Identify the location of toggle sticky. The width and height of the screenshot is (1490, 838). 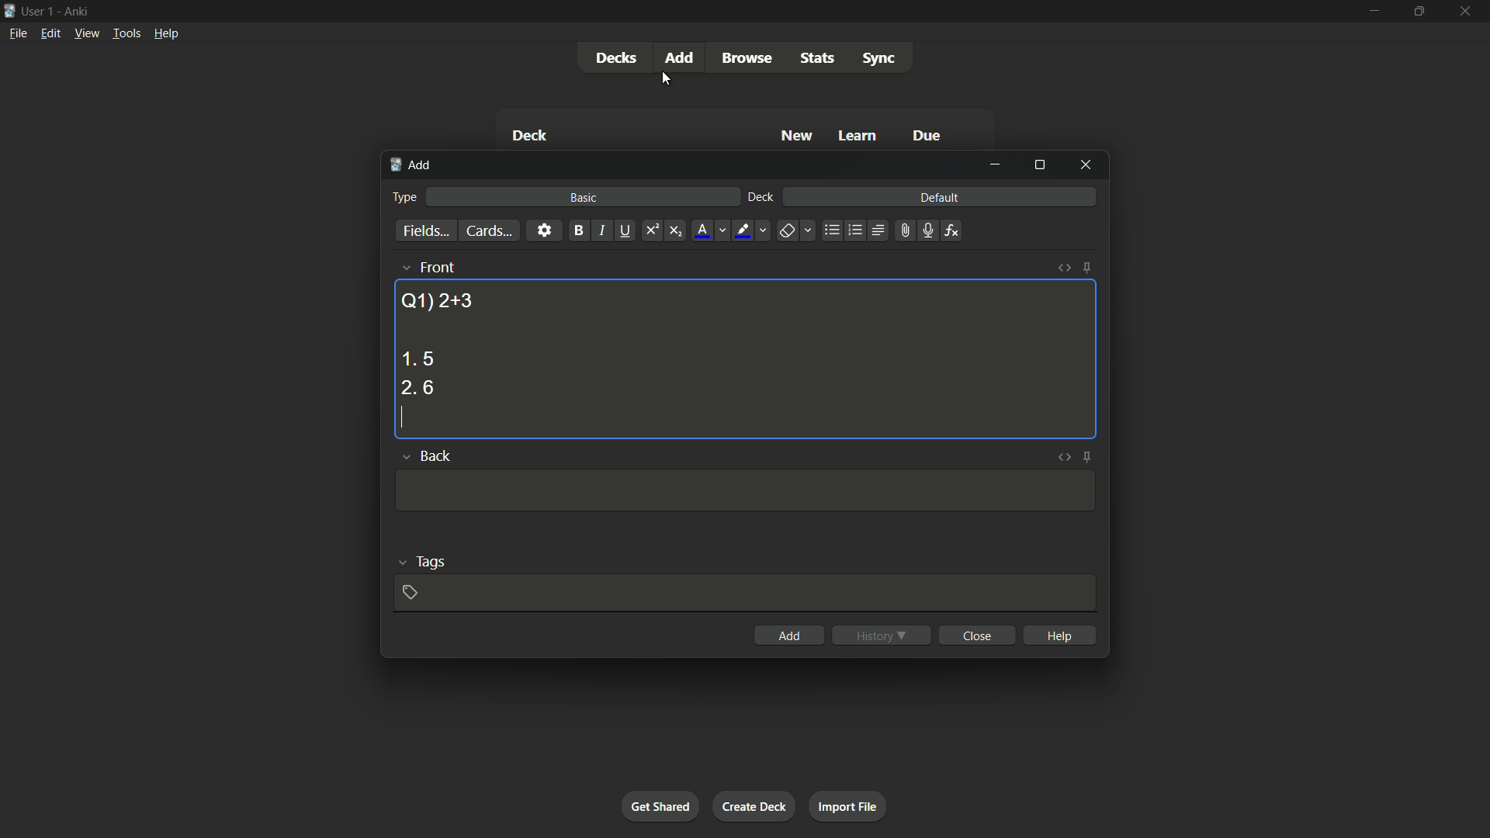
(1088, 457).